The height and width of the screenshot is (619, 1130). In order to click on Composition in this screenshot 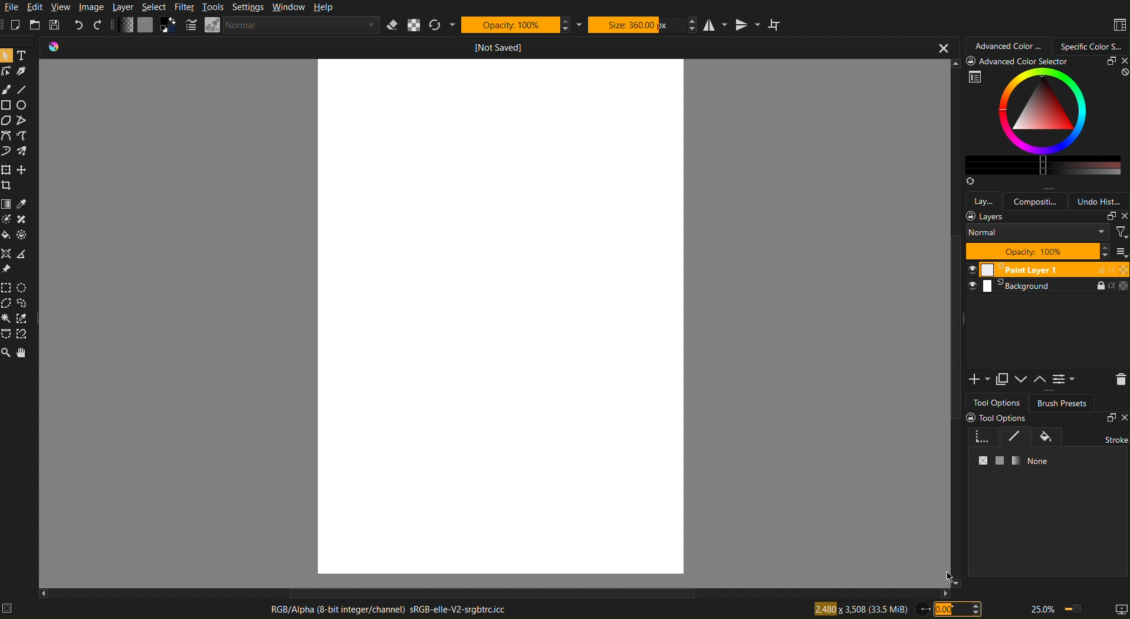, I will do `click(1036, 200)`.